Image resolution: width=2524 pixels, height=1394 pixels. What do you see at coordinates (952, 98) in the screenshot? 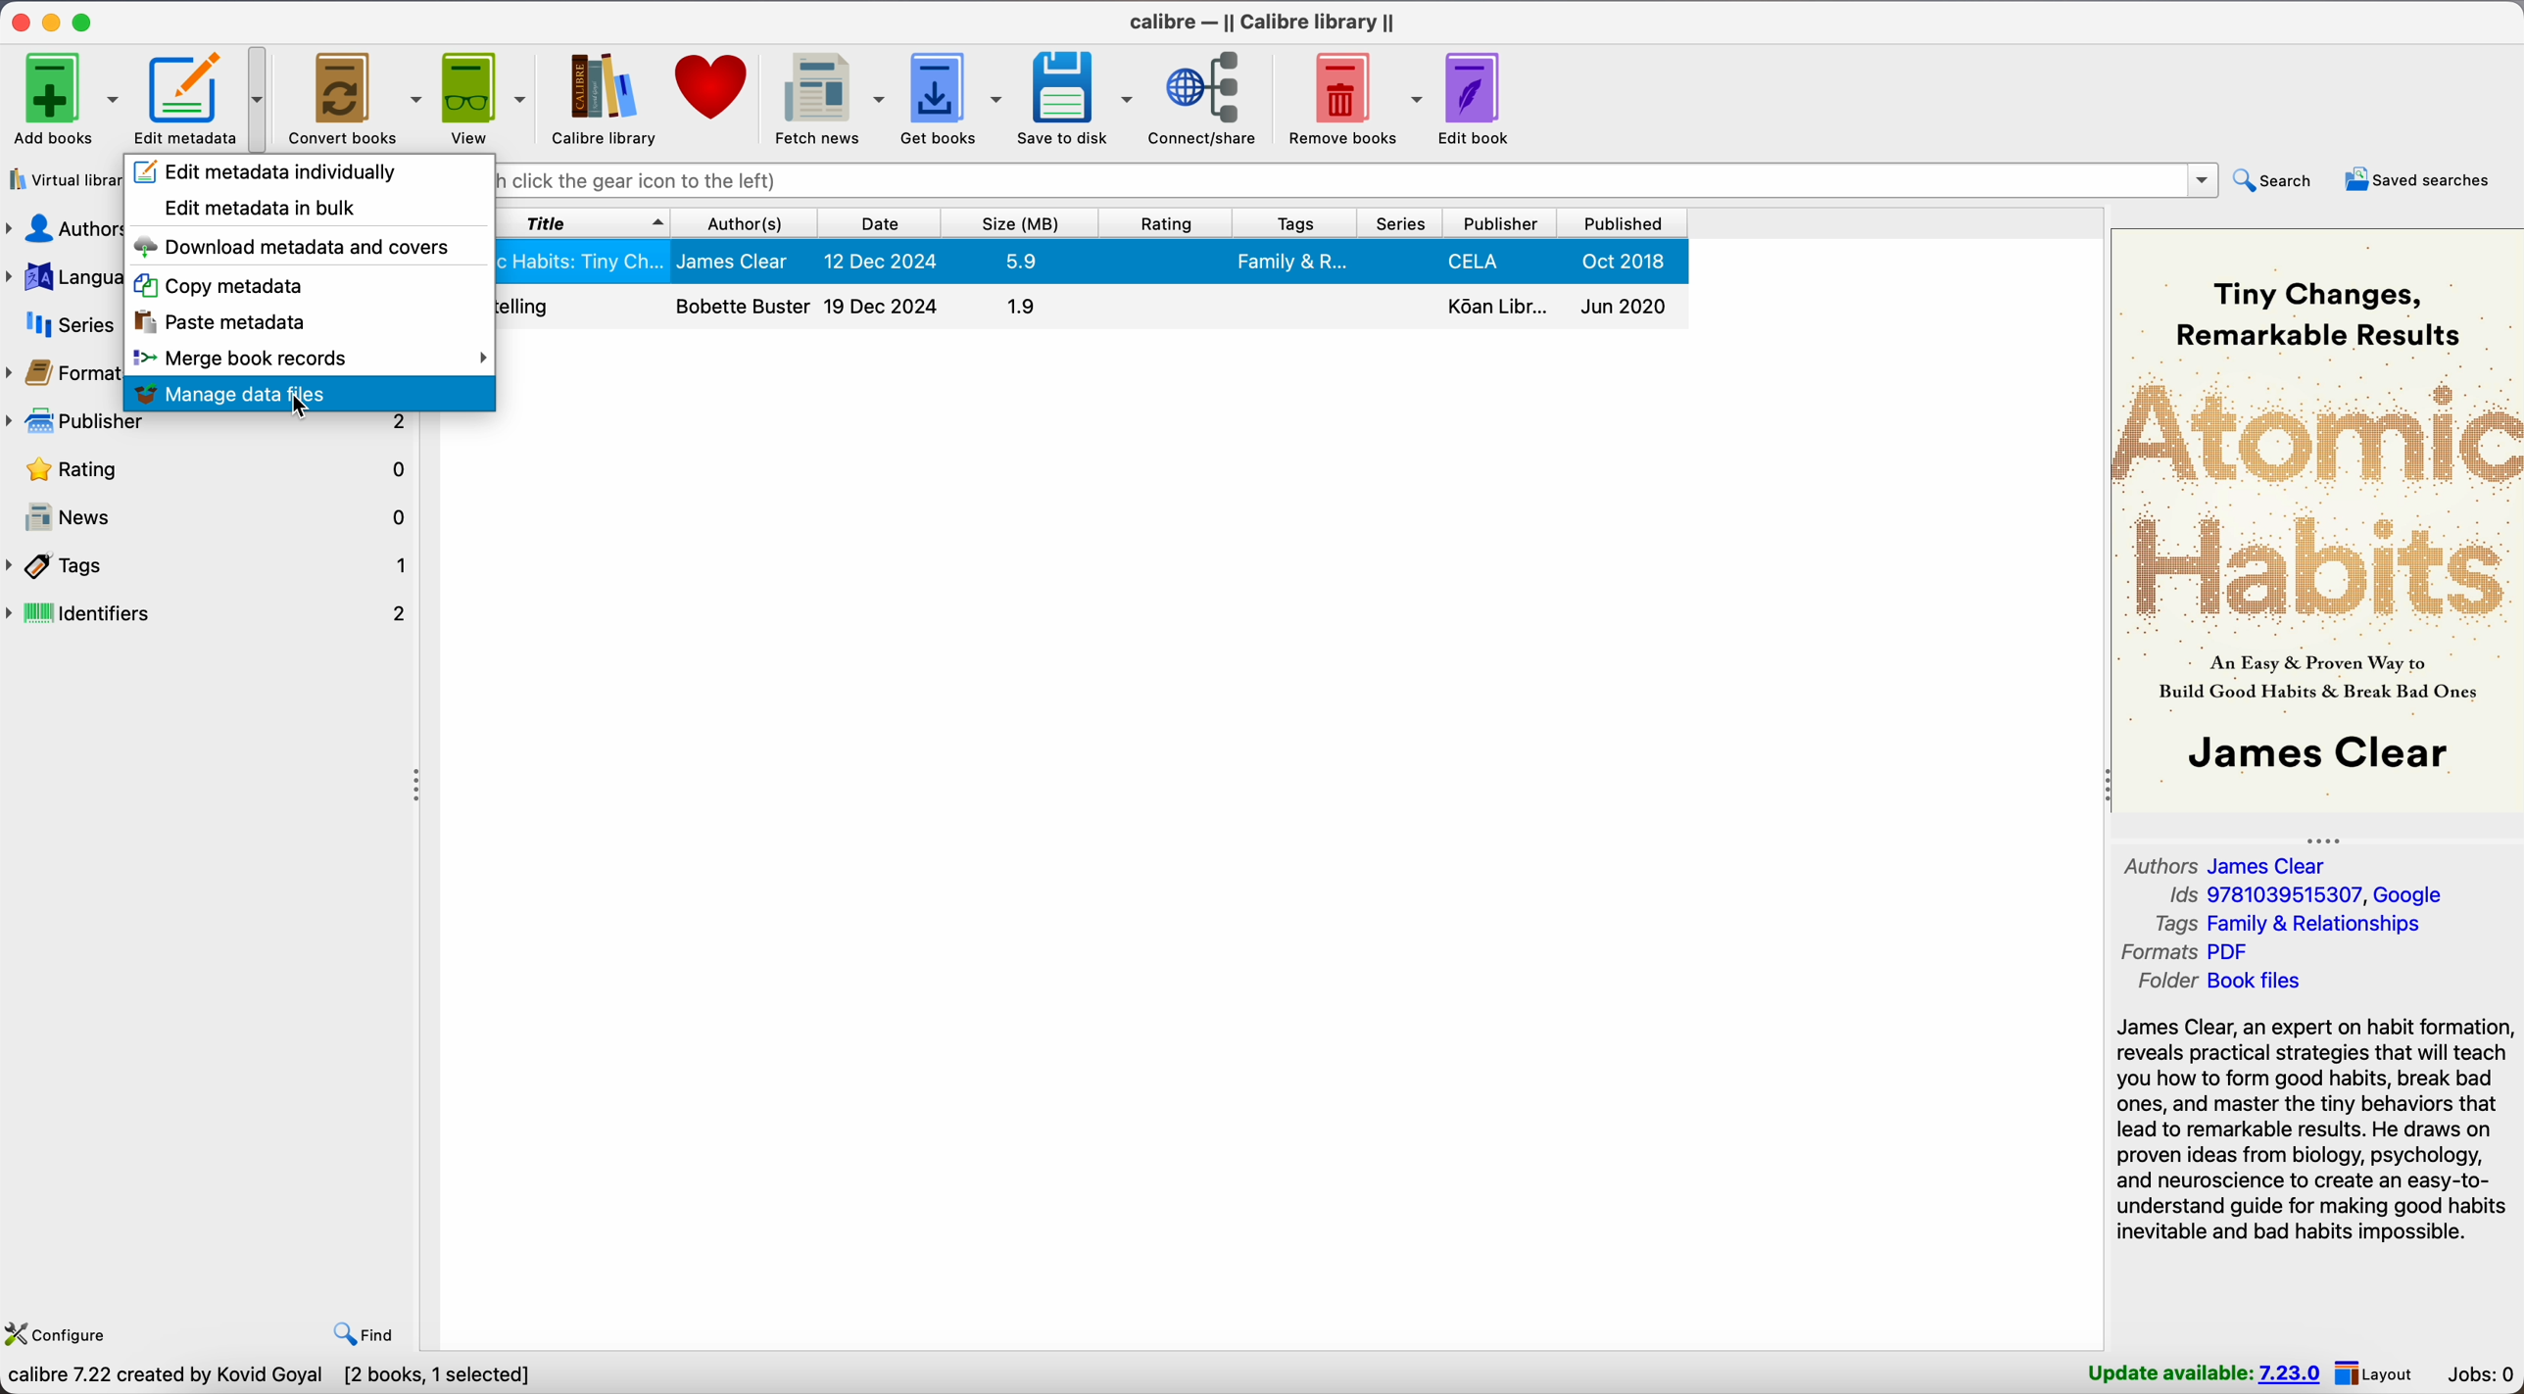
I see `get books` at bounding box center [952, 98].